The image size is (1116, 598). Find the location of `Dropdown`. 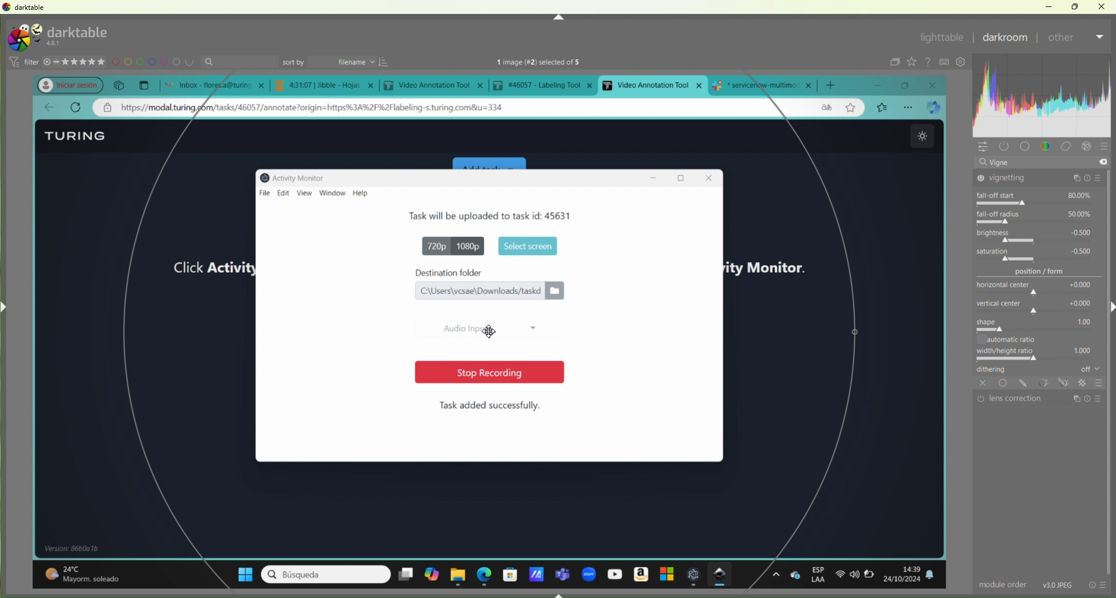

Dropdown is located at coordinates (1101, 37).